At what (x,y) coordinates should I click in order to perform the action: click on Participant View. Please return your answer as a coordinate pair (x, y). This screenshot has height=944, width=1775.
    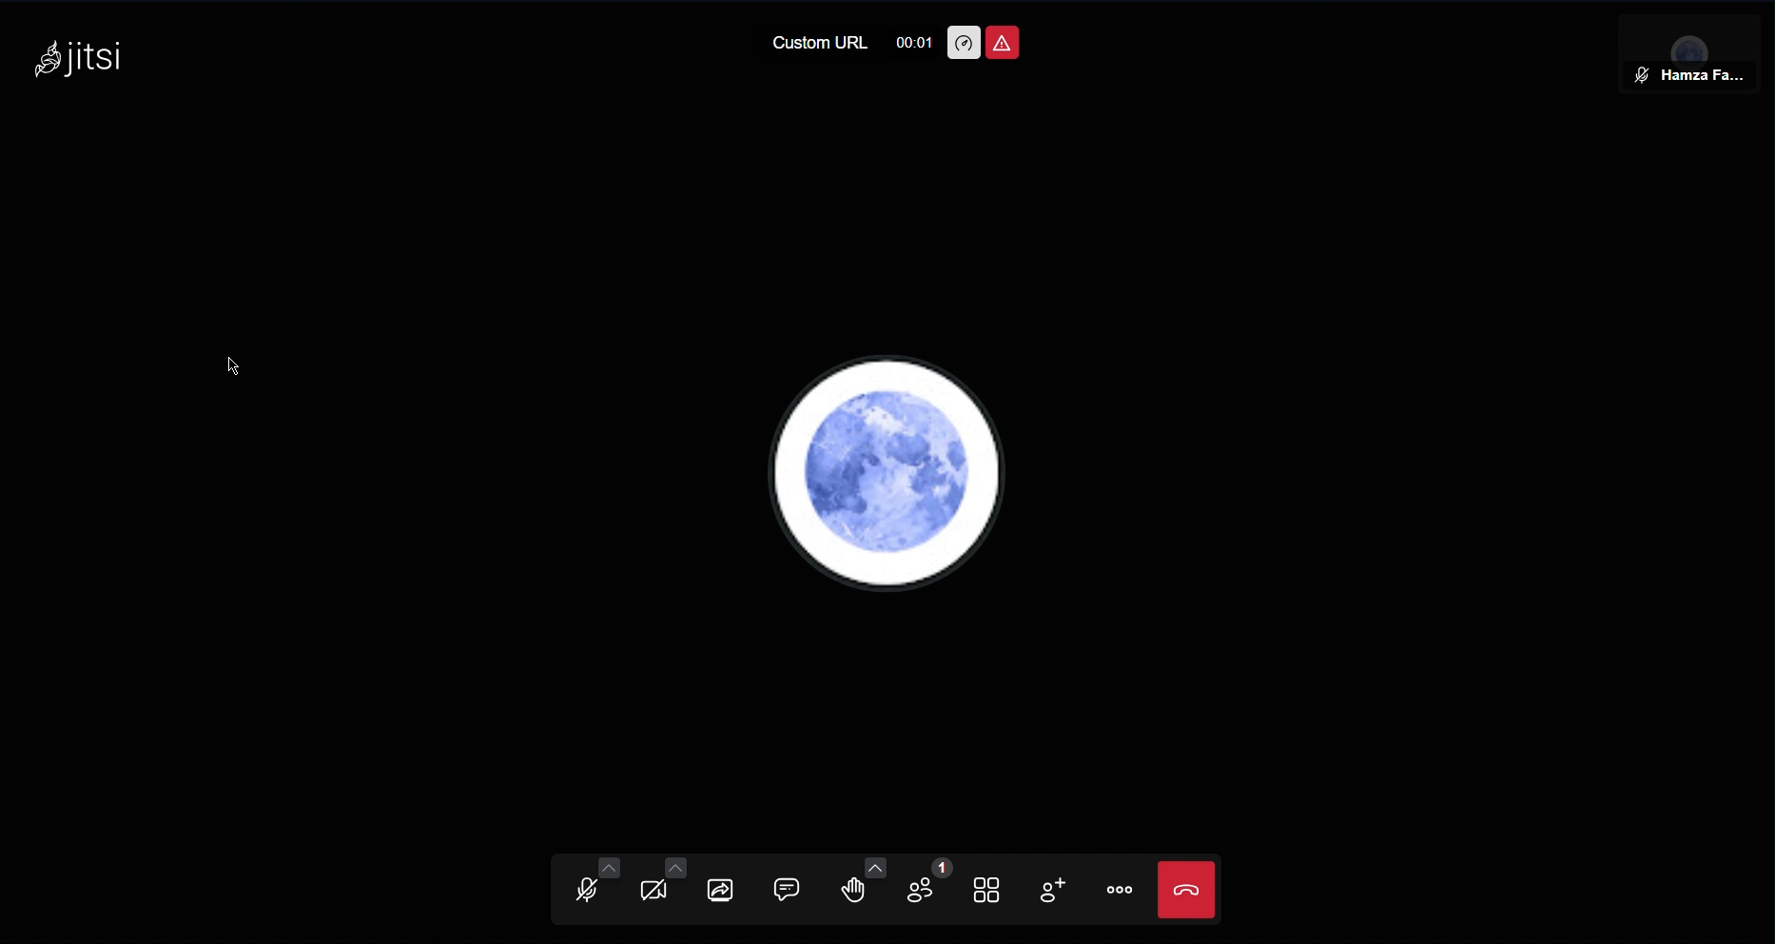
    Looking at the image, I should click on (1701, 49).